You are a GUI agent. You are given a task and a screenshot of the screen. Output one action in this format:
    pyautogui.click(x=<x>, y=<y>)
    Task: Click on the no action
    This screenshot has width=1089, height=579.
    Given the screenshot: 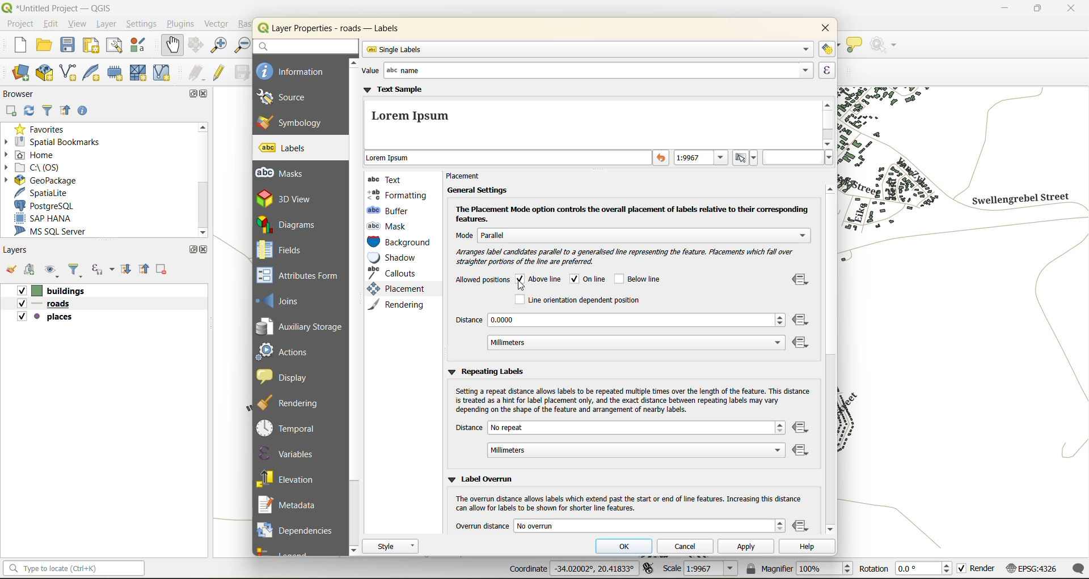 What is the action you would take?
    pyautogui.click(x=887, y=45)
    